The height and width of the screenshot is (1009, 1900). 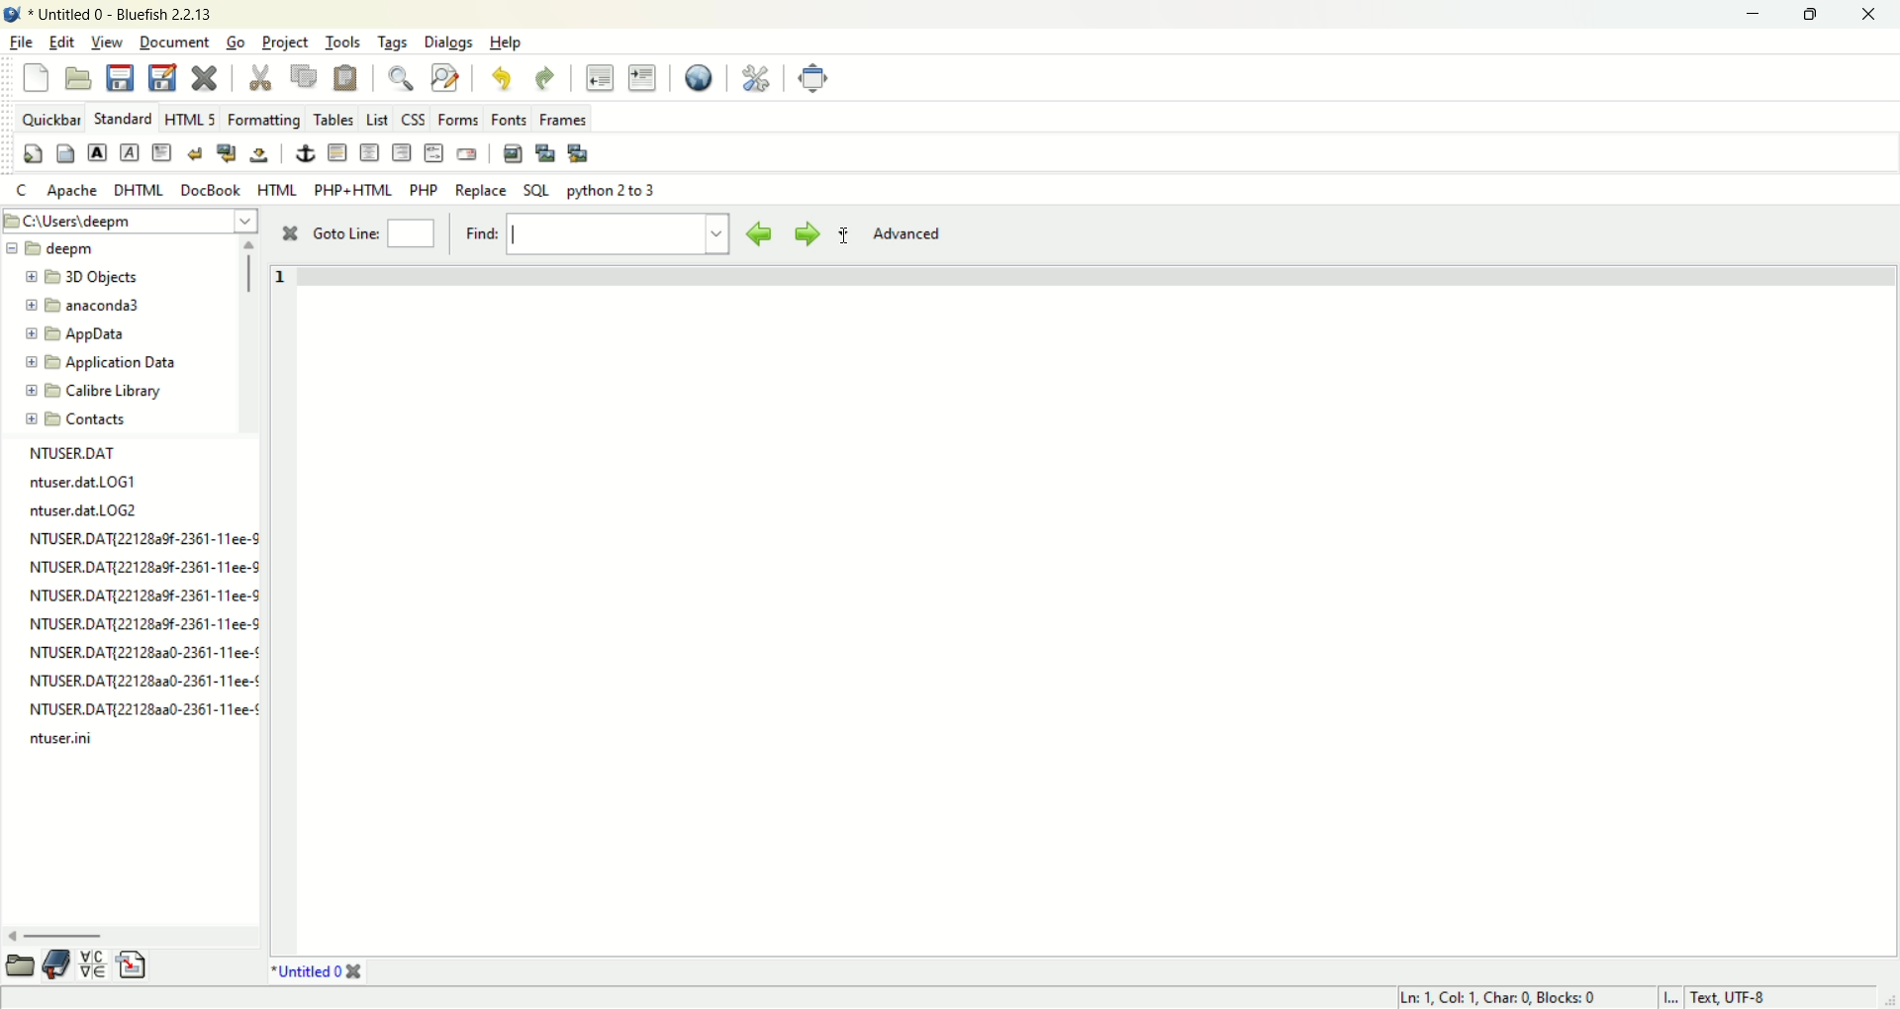 I want to click on Untitled 0 - Bluefish 2.2.13, so click(x=121, y=16).